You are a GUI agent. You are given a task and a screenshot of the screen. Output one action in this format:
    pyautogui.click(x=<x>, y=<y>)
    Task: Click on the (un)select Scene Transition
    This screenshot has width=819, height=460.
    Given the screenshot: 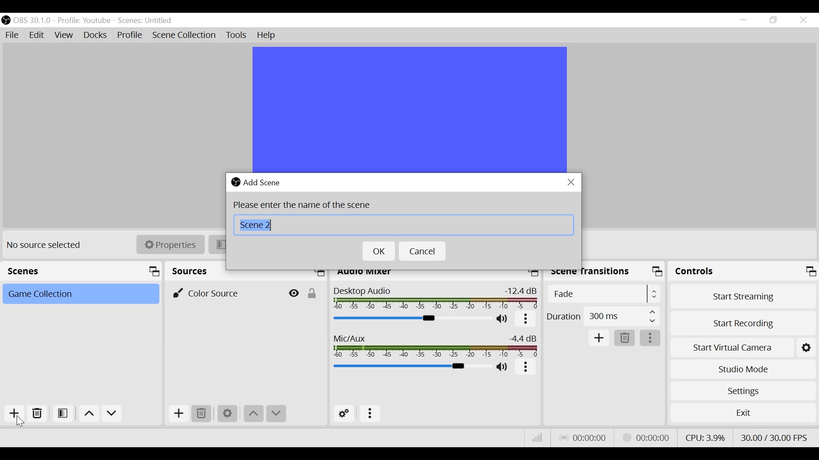 What is the action you would take?
    pyautogui.click(x=602, y=294)
    